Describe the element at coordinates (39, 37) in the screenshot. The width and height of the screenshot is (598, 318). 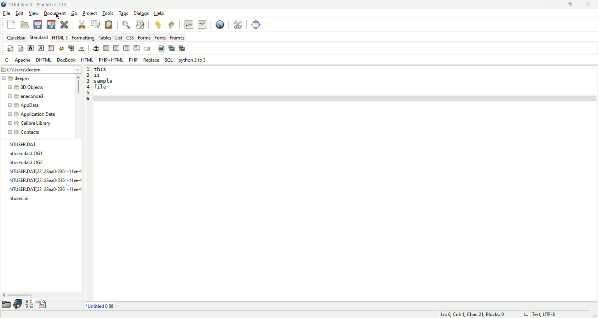
I see `STANDARD` at that location.